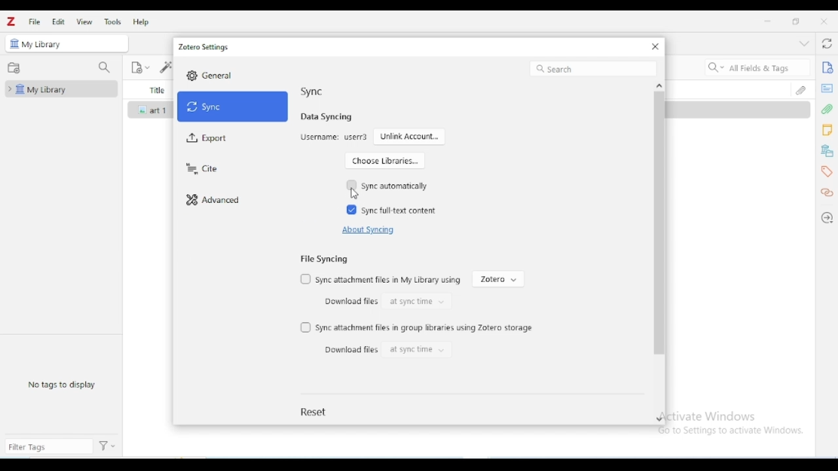  Describe the element at coordinates (48, 446) in the screenshot. I see `filter tags` at that location.